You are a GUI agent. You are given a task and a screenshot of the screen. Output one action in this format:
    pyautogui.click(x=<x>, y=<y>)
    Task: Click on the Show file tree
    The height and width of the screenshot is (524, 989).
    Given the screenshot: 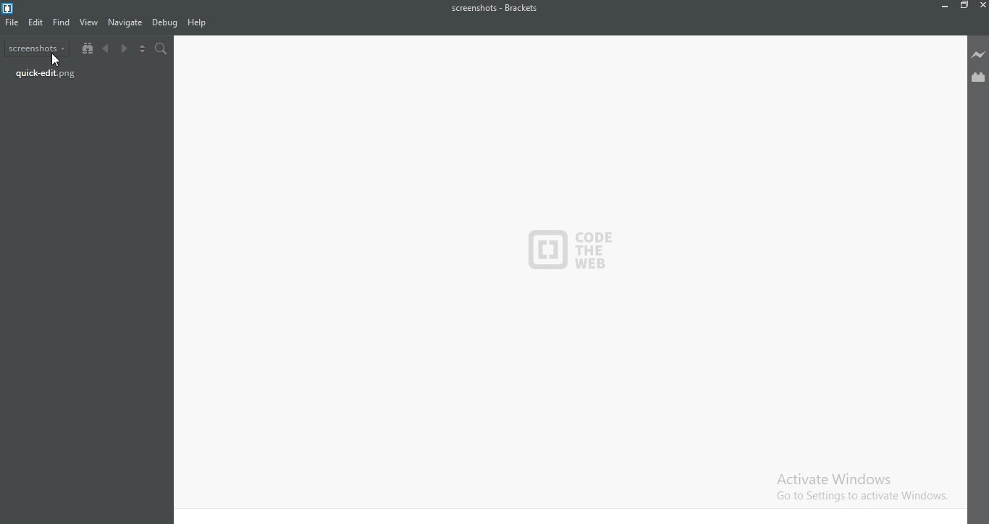 What is the action you would take?
    pyautogui.click(x=86, y=49)
    